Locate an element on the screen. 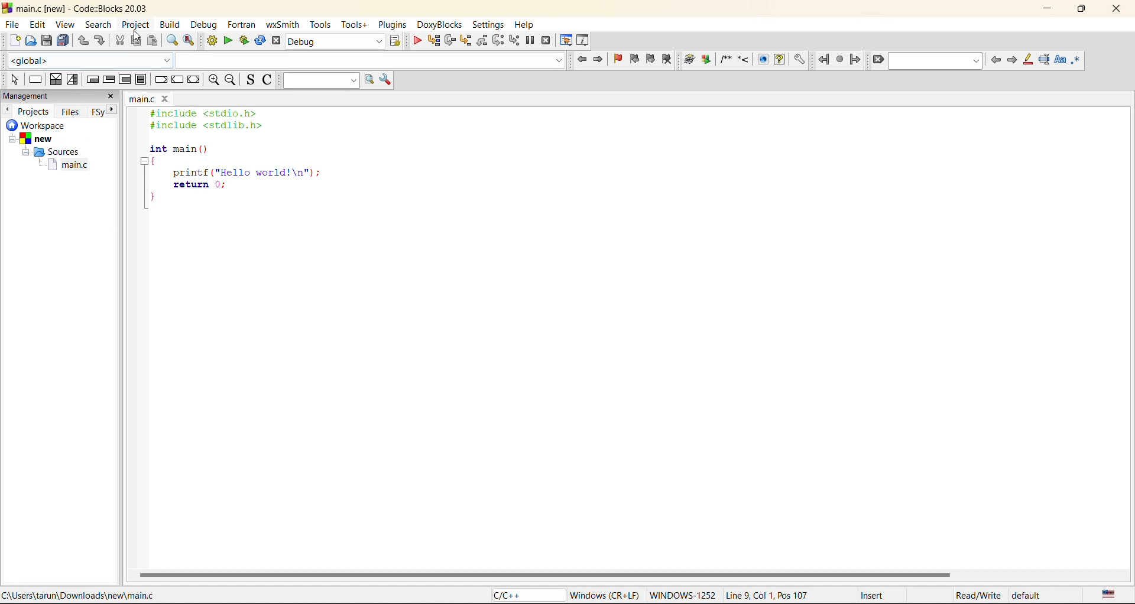  break instruction is located at coordinates (141, 79).